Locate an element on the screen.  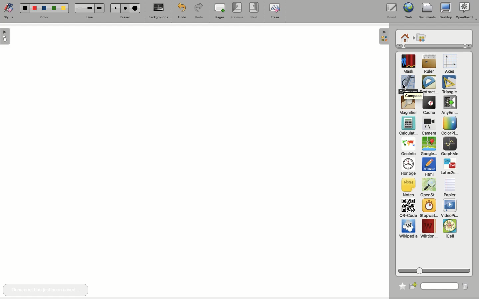
line is located at coordinates (89, 17).